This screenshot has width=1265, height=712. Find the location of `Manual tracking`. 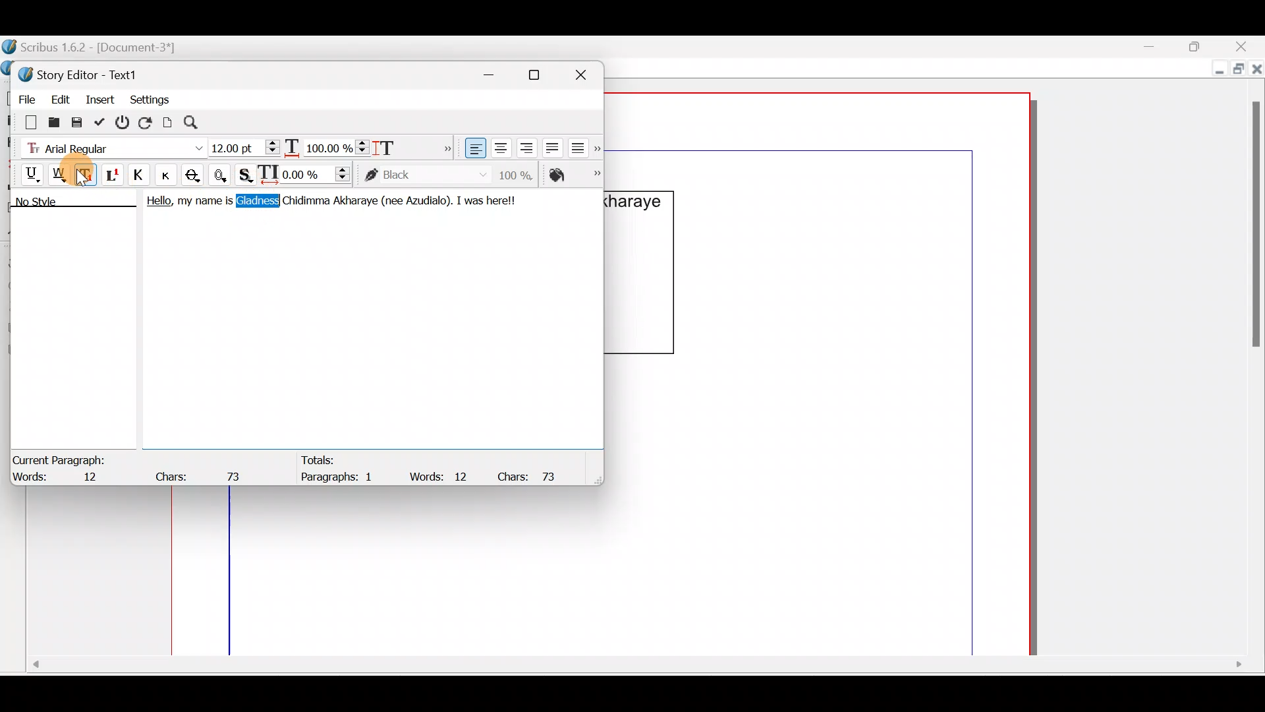

Manual tracking is located at coordinates (308, 173).